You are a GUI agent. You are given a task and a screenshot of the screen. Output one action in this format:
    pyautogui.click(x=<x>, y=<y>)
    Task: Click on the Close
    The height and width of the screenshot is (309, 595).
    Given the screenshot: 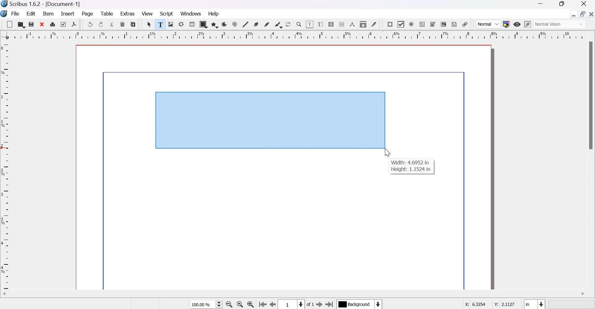 What is the action you would take?
    pyautogui.click(x=584, y=4)
    